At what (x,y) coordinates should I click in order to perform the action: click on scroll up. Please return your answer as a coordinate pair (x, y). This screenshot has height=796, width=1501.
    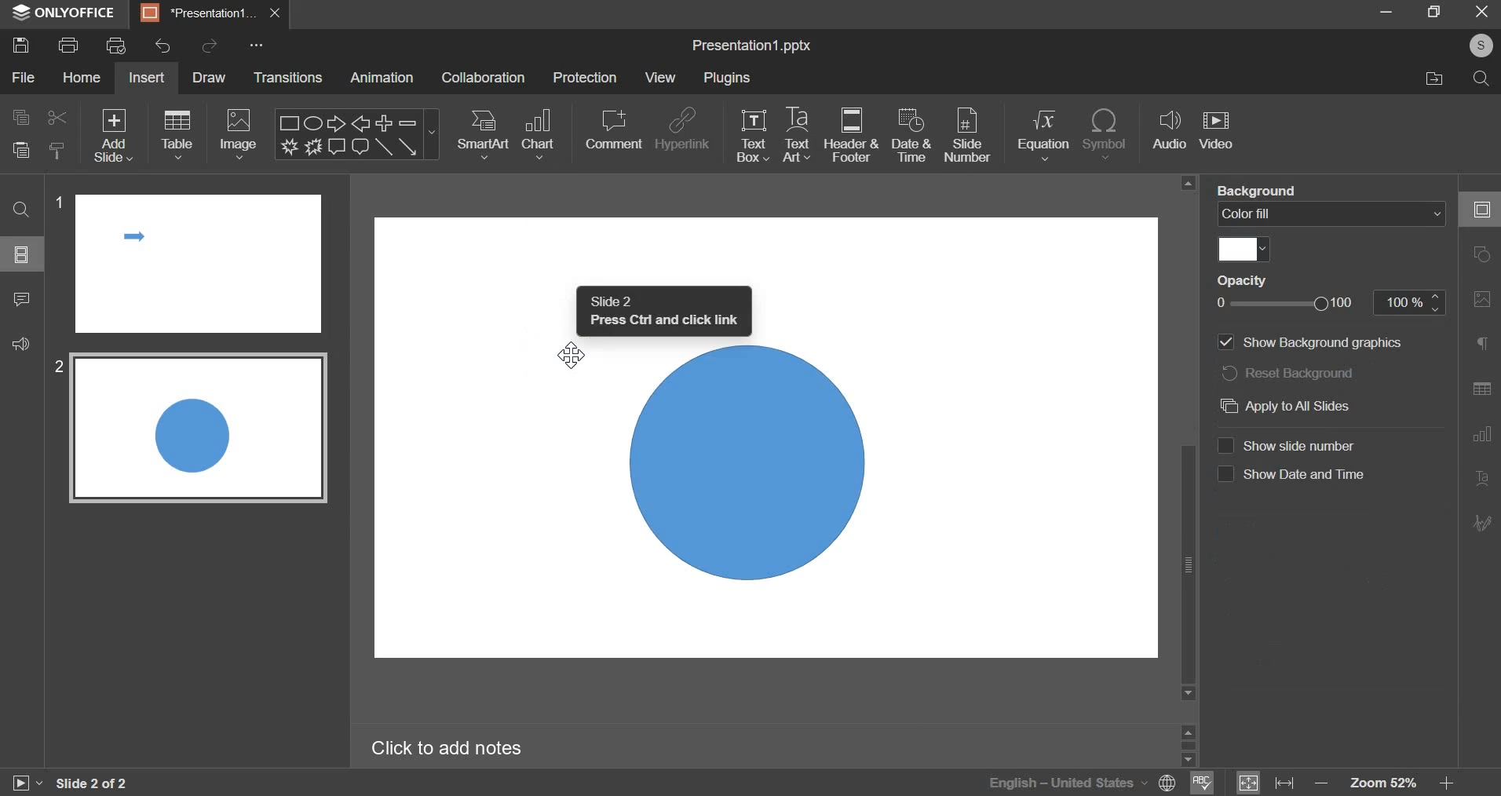
    Looking at the image, I should click on (1189, 182).